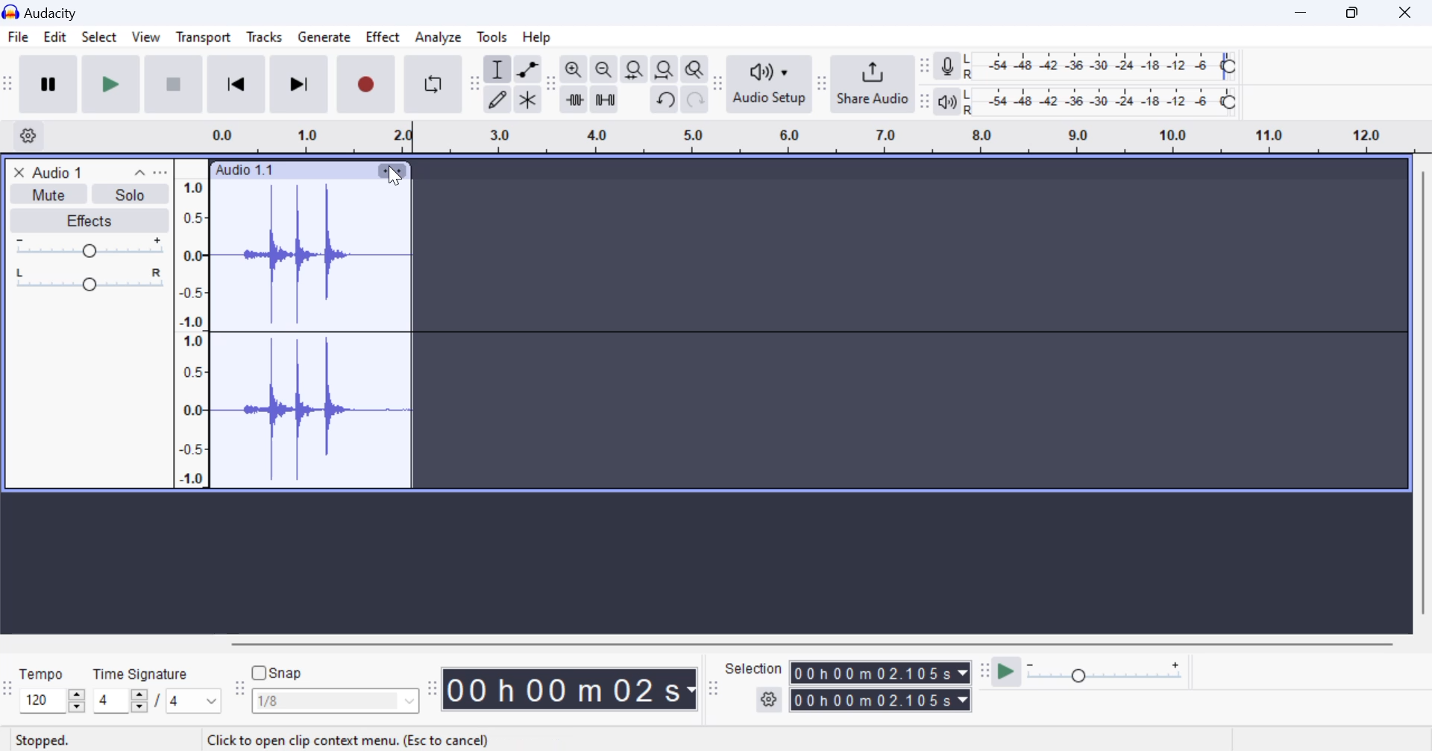  I want to click on collapse, so click(138, 171).